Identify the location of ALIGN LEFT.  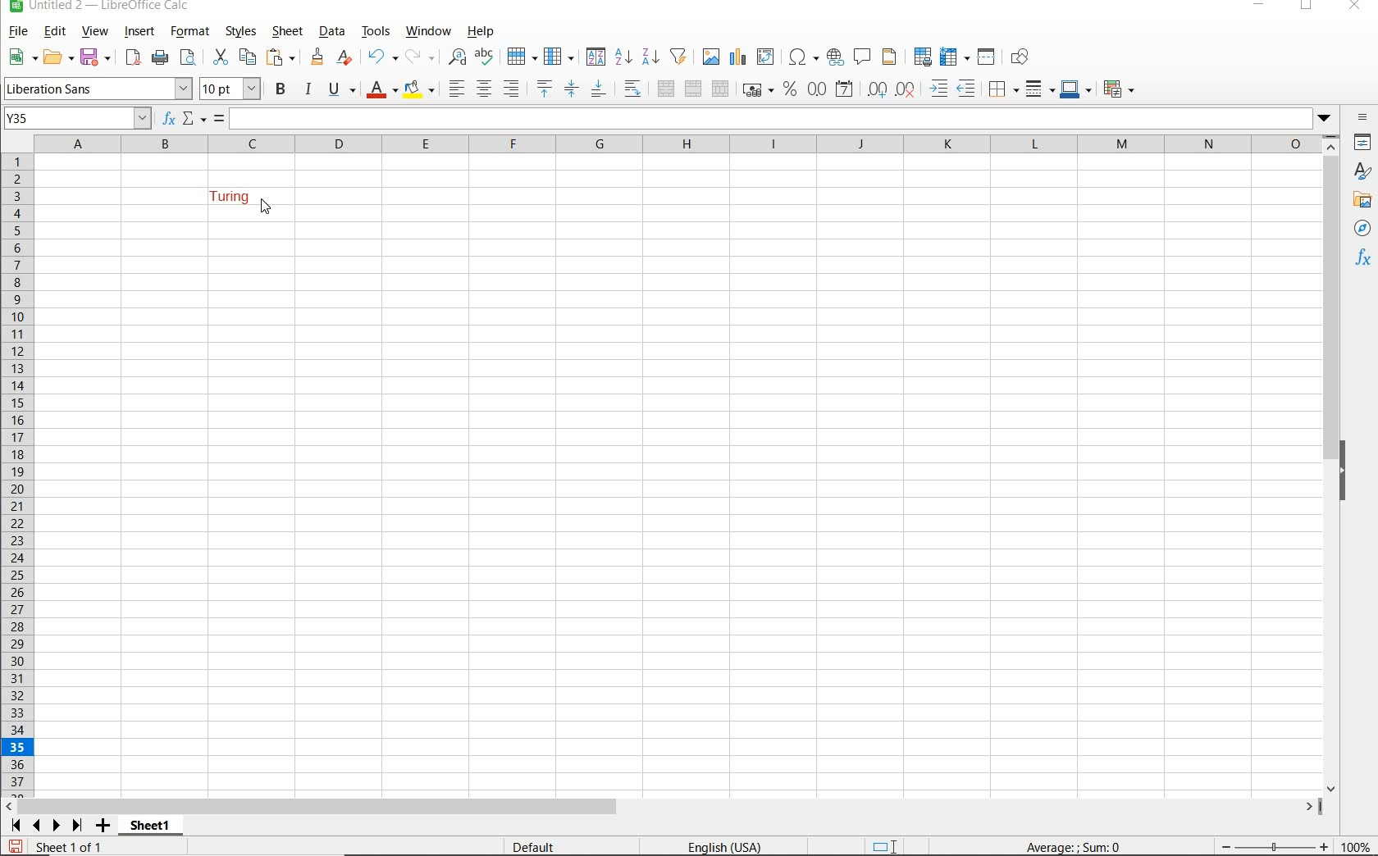
(456, 90).